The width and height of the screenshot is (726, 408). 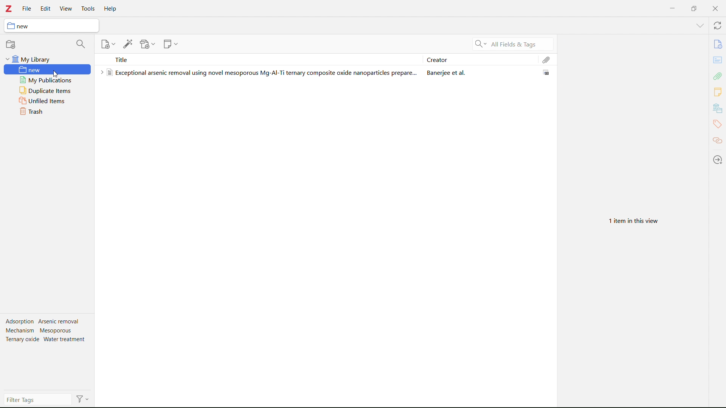 What do you see at coordinates (108, 43) in the screenshot?
I see `add iten` at bounding box center [108, 43].